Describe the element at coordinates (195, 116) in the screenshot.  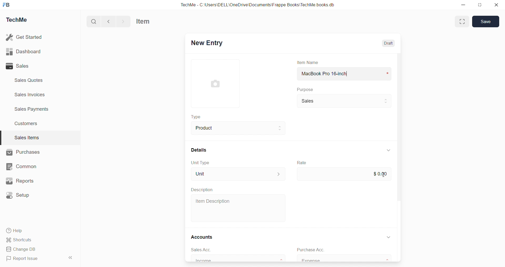
I see `Type` at that location.